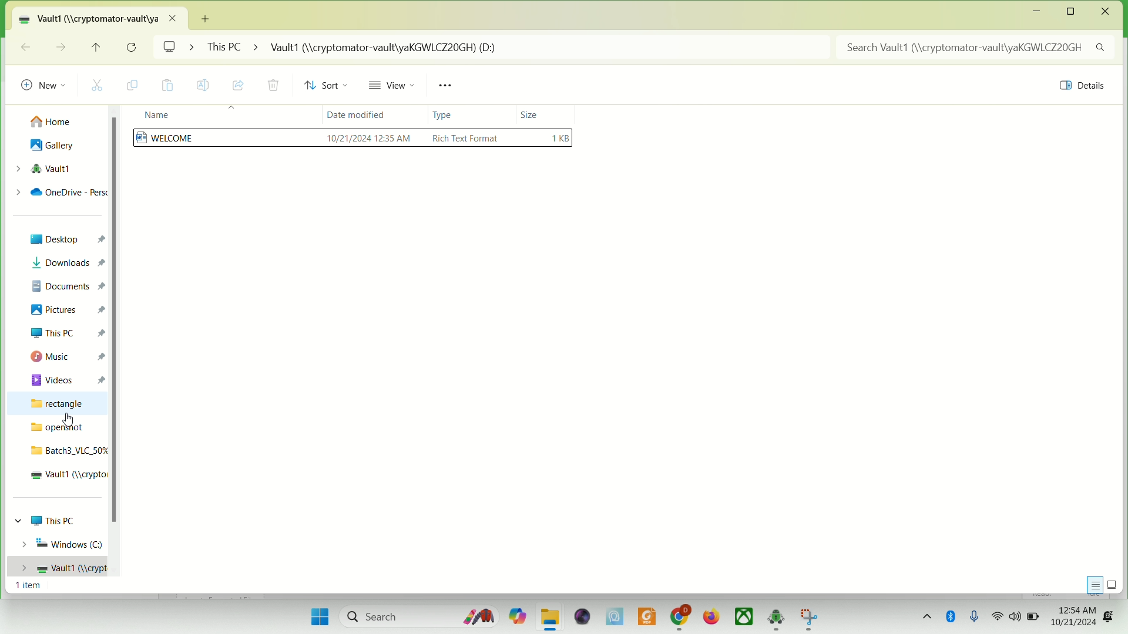 This screenshot has height=634, width=1128. Describe the element at coordinates (273, 86) in the screenshot. I see `delete` at that location.